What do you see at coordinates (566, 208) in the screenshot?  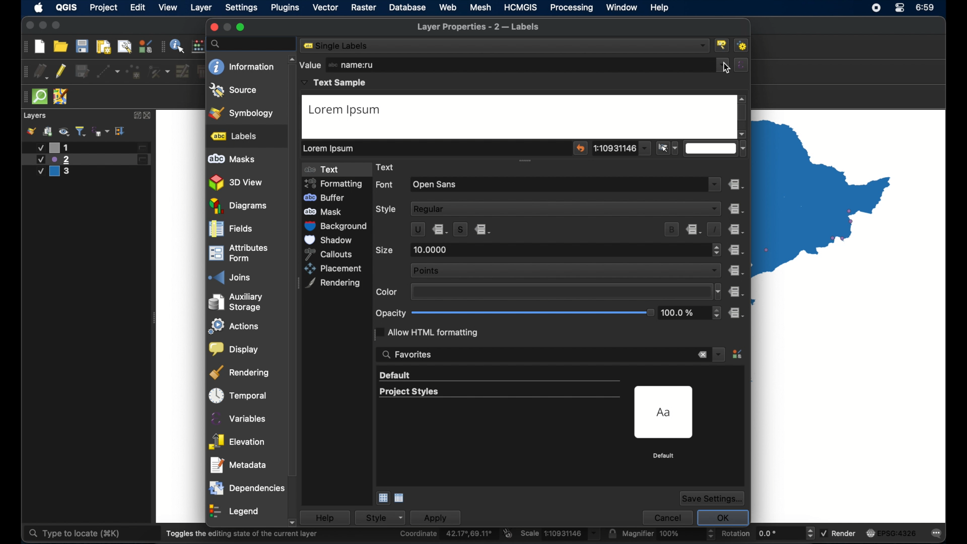 I see `regular dropdown` at bounding box center [566, 208].